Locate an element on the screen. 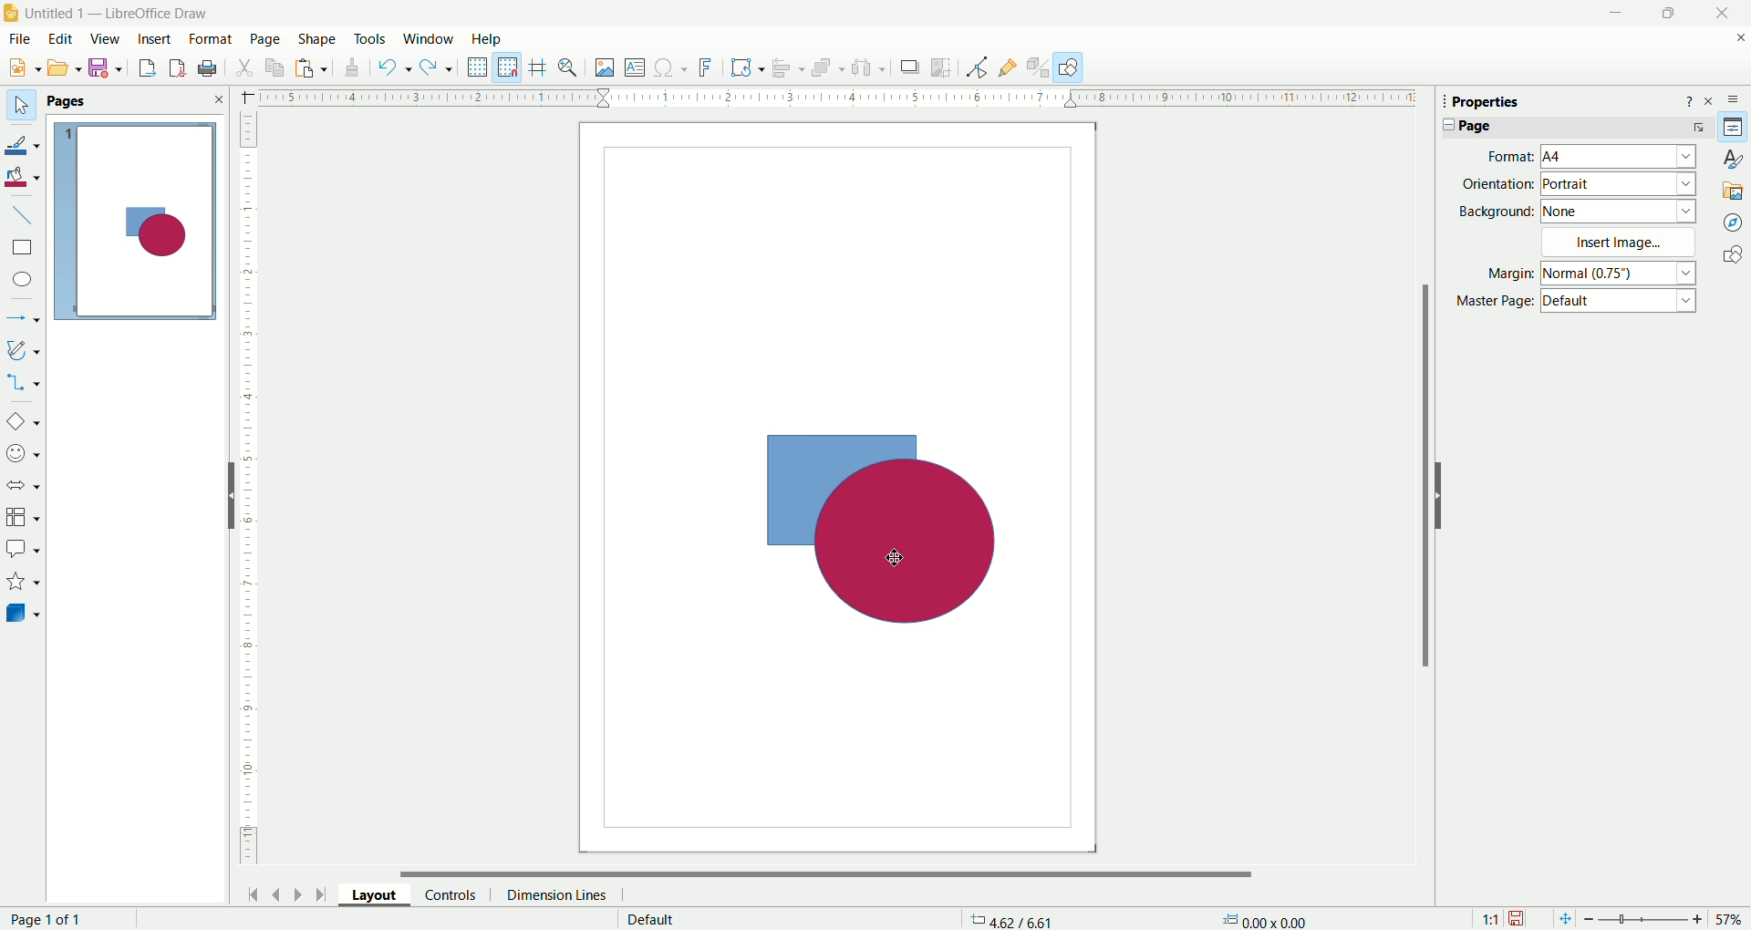 The image size is (1751, 930). close is located at coordinates (1715, 14).